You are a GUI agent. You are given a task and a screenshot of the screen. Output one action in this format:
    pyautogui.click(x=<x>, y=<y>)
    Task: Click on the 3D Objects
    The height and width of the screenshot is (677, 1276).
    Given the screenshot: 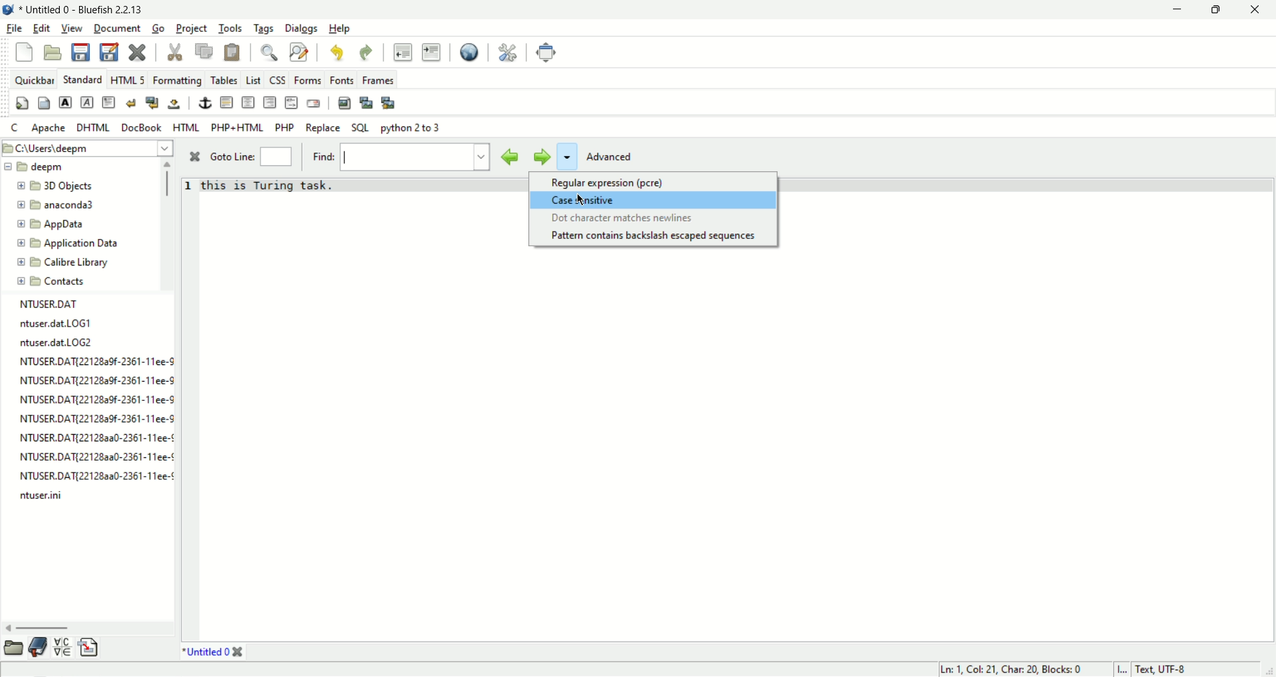 What is the action you would take?
    pyautogui.click(x=61, y=187)
    